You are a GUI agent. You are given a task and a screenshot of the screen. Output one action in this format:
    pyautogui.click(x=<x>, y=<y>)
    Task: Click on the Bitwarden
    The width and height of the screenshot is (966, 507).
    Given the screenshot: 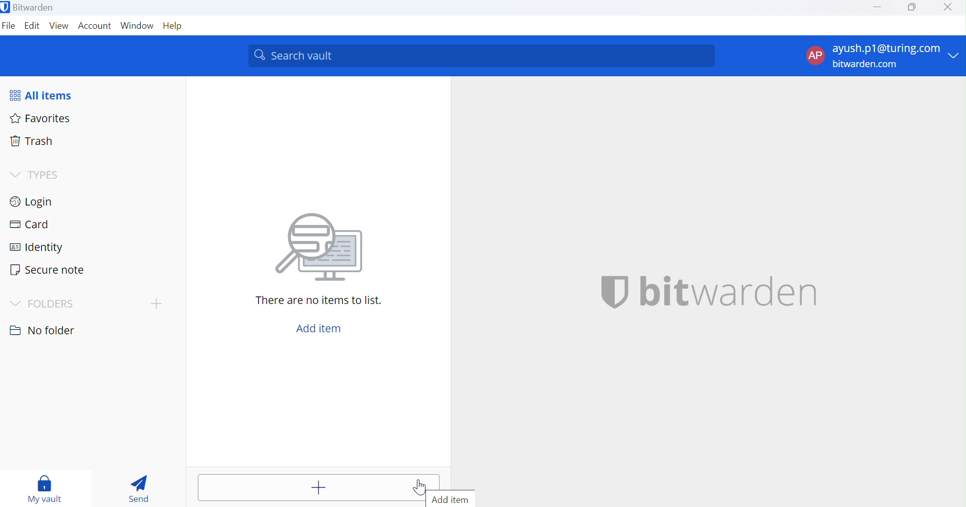 What is the action you would take?
    pyautogui.click(x=29, y=7)
    